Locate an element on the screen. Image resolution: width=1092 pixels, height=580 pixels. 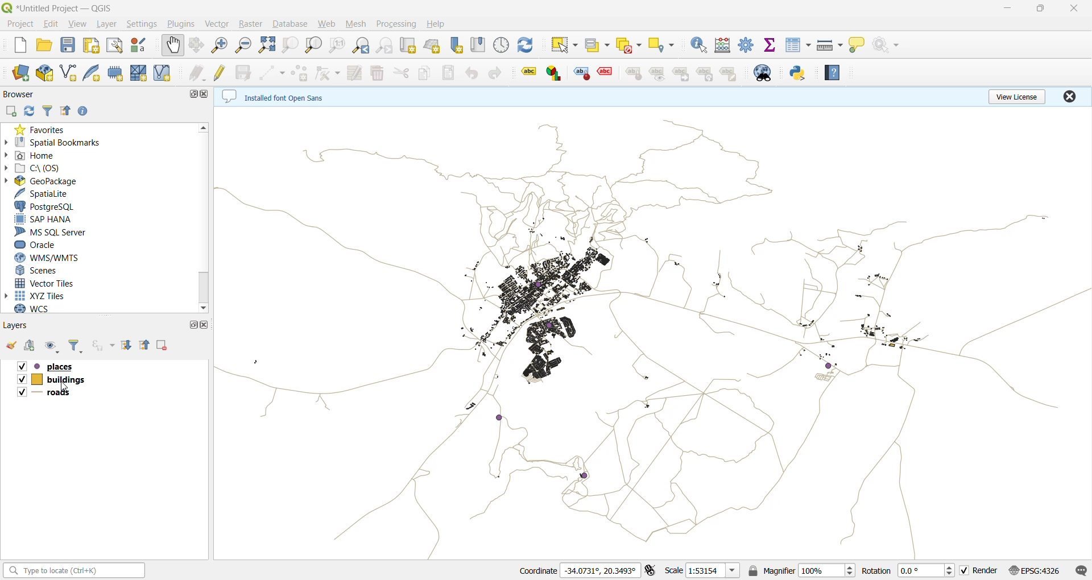
python is located at coordinates (798, 73).